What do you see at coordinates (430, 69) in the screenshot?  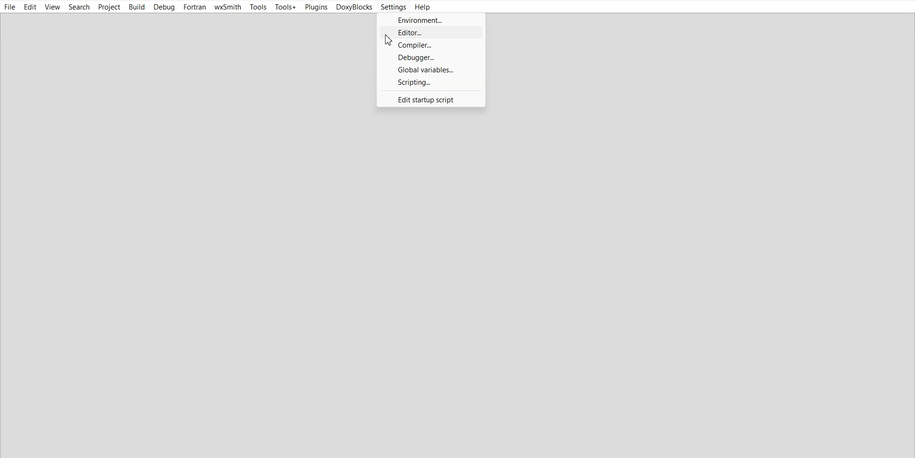 I see `Global Variables` at bounding box center [430, 69].